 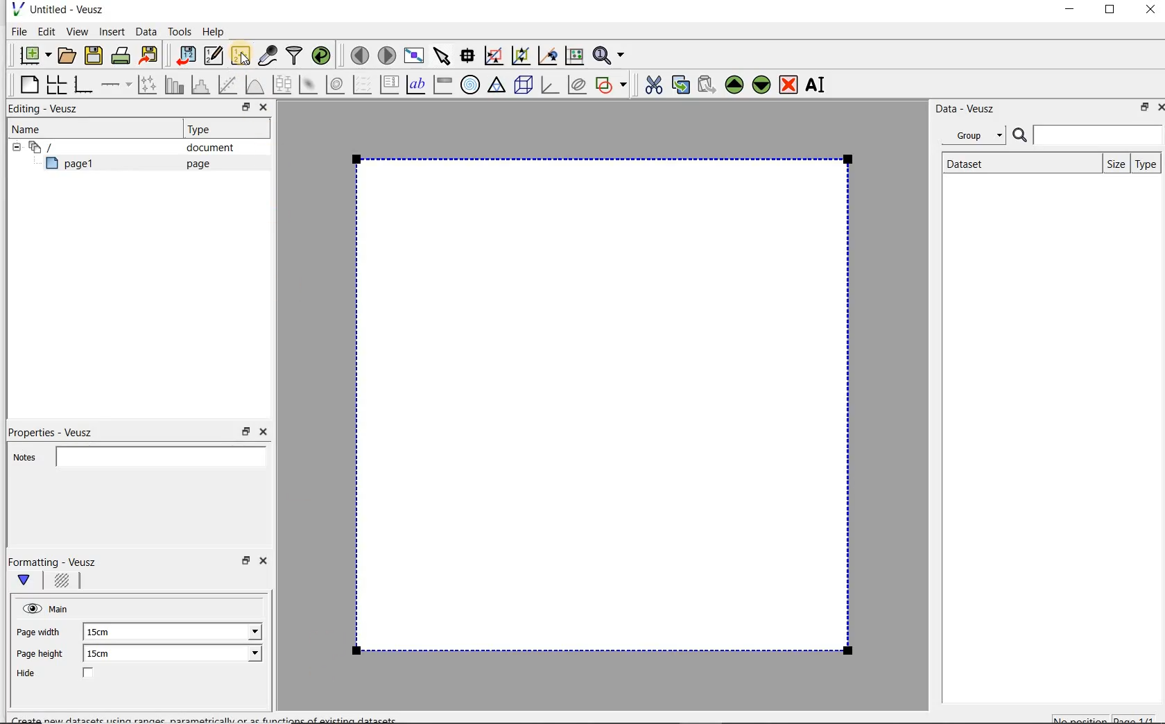 What do you see at coordinates (30, 608) in the screenshot?
I see `visible (click to hide, set Hide to true)` at bounding box center [30, 608].